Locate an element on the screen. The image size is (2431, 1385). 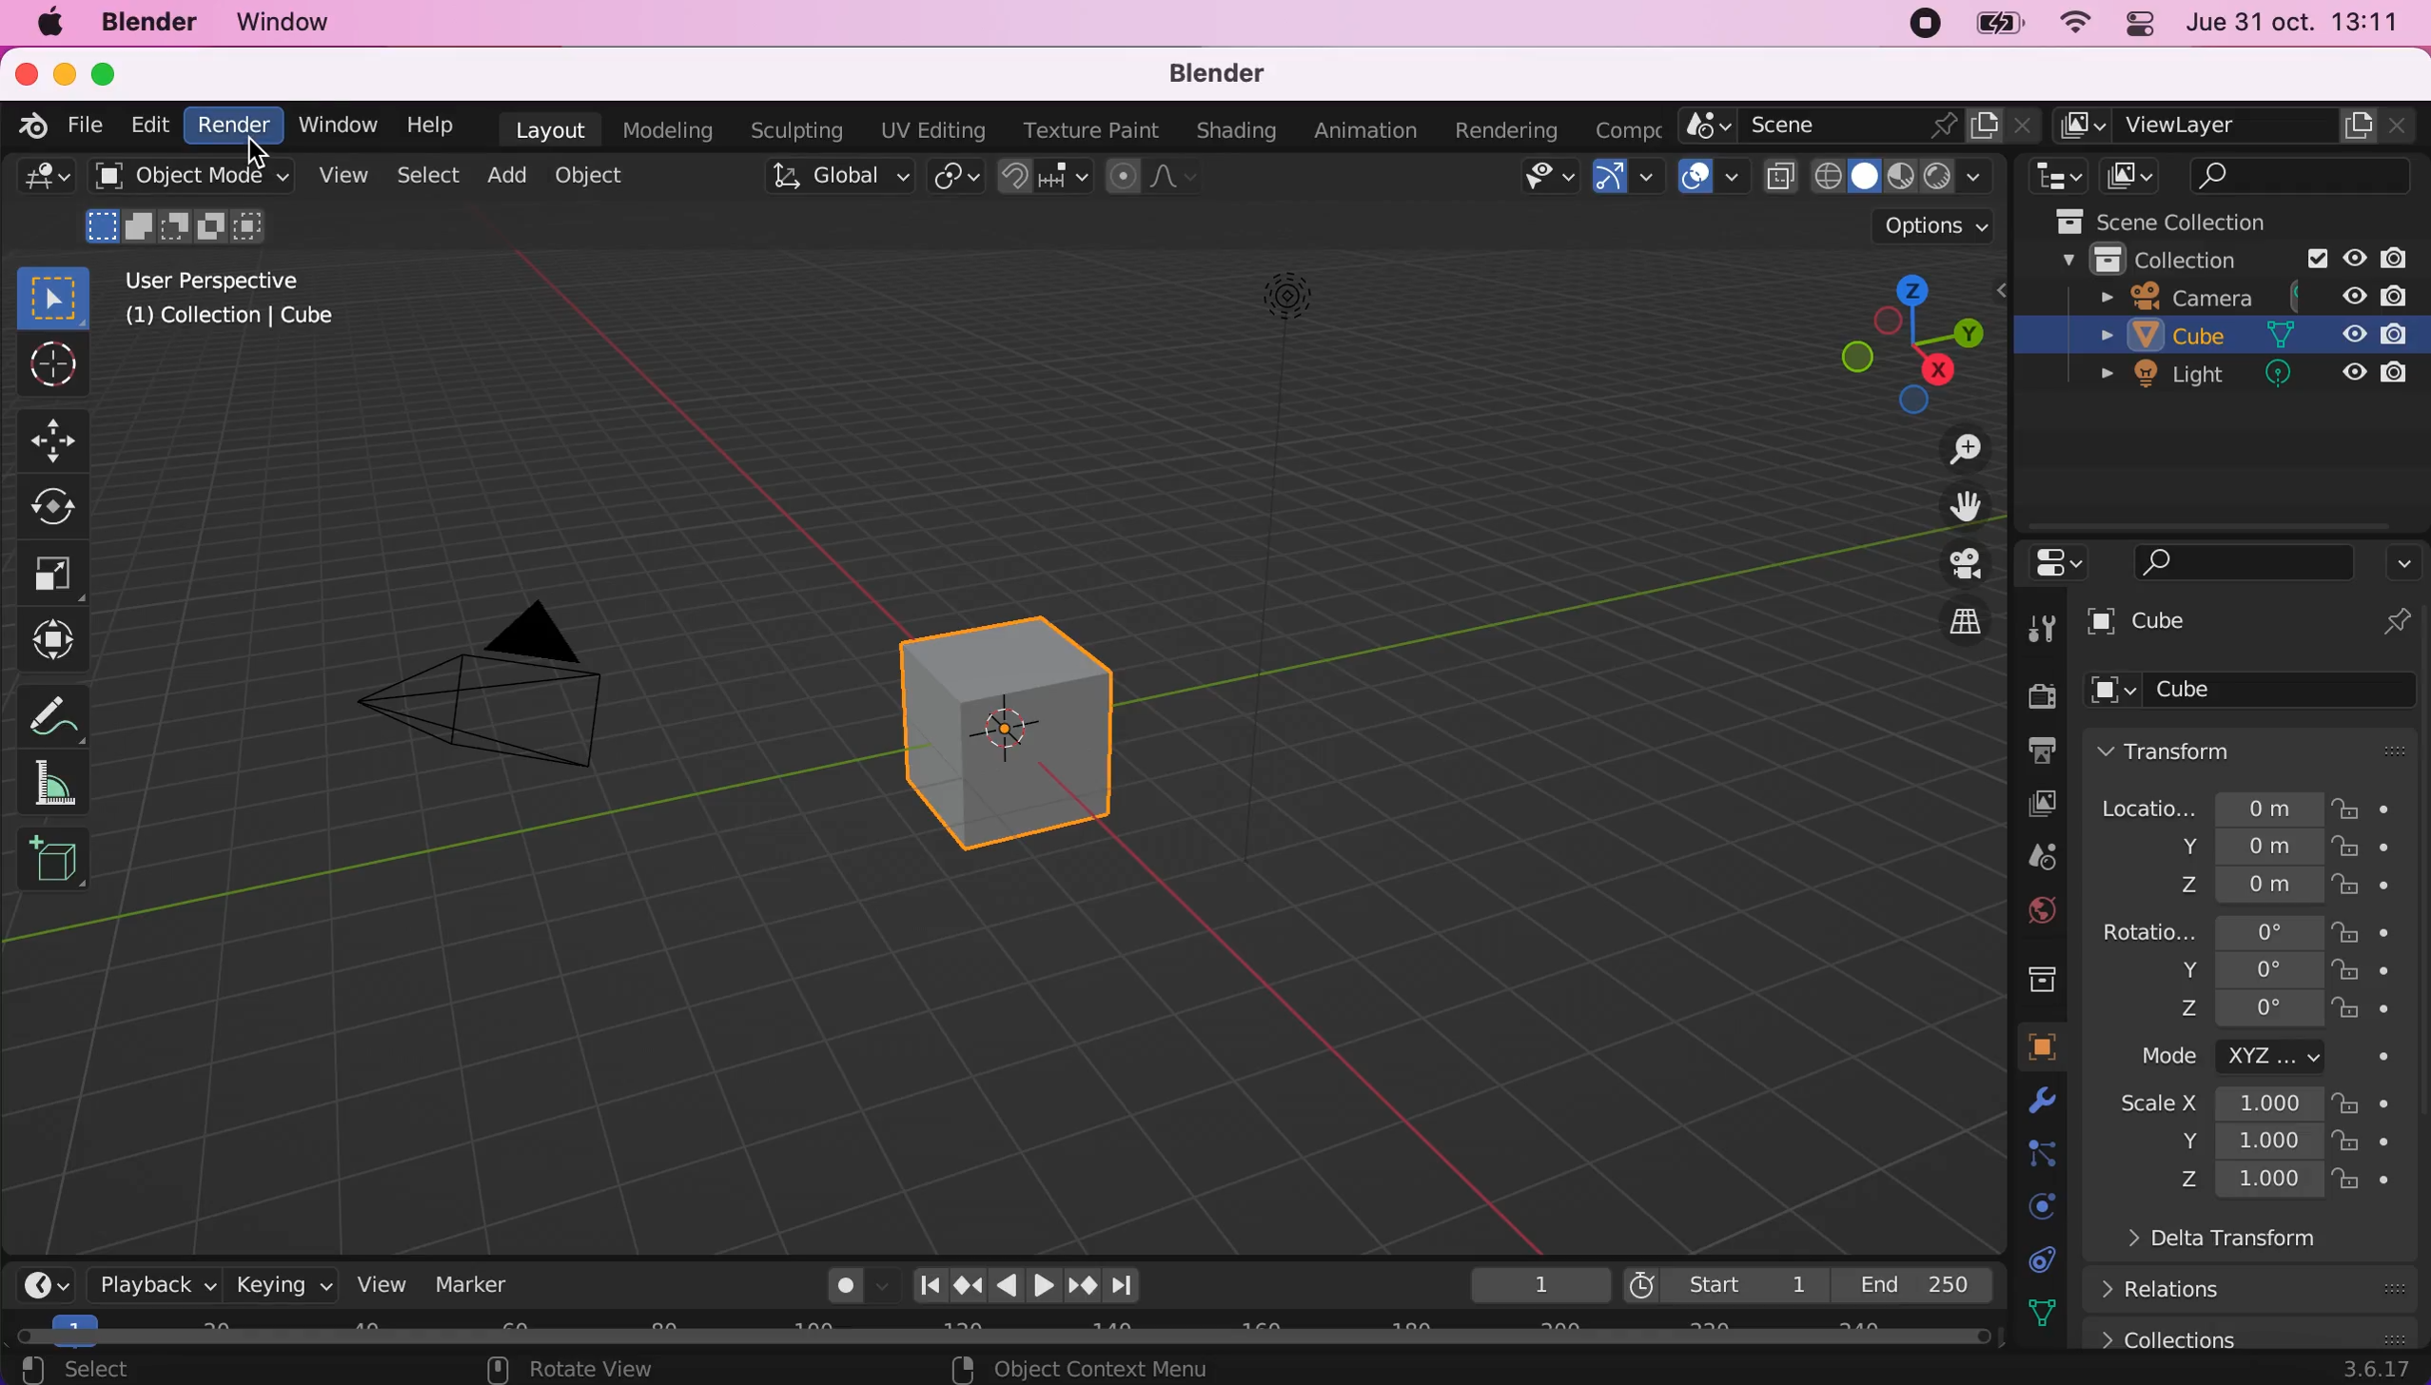
marker is located at coordinates (486, 1287).